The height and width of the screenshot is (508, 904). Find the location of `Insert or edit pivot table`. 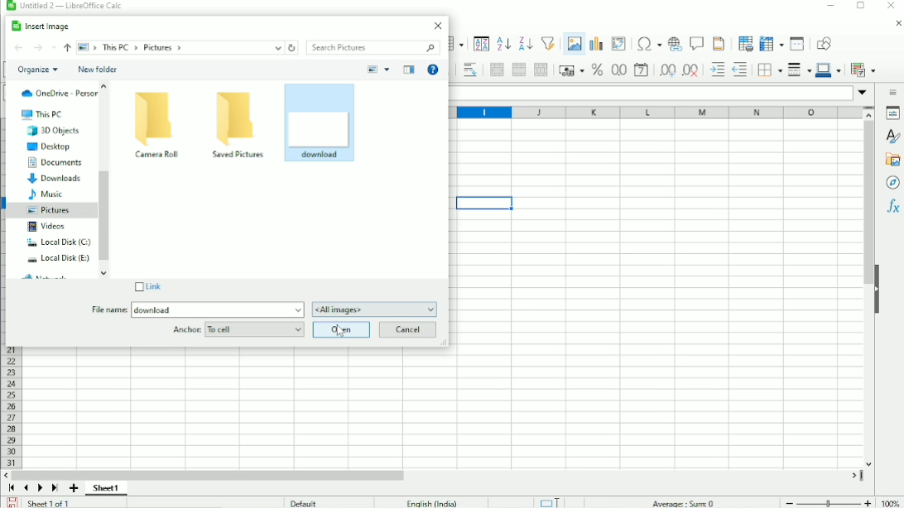

Insert or edit pivot table is located at coordinates (618, 43).